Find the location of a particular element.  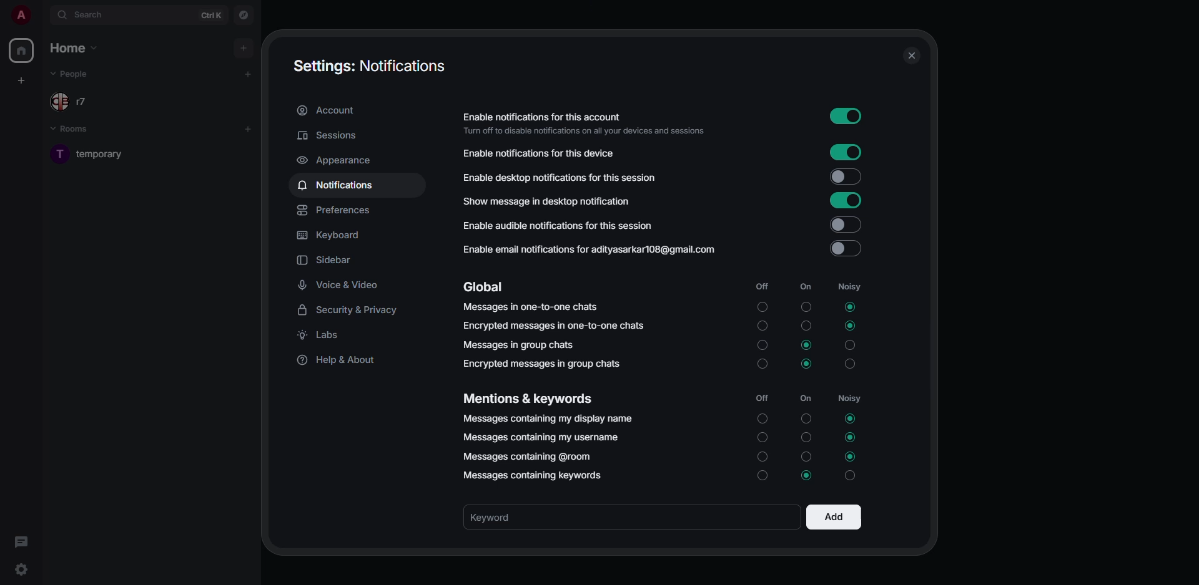

turn off is located at coordinates (808, 456).